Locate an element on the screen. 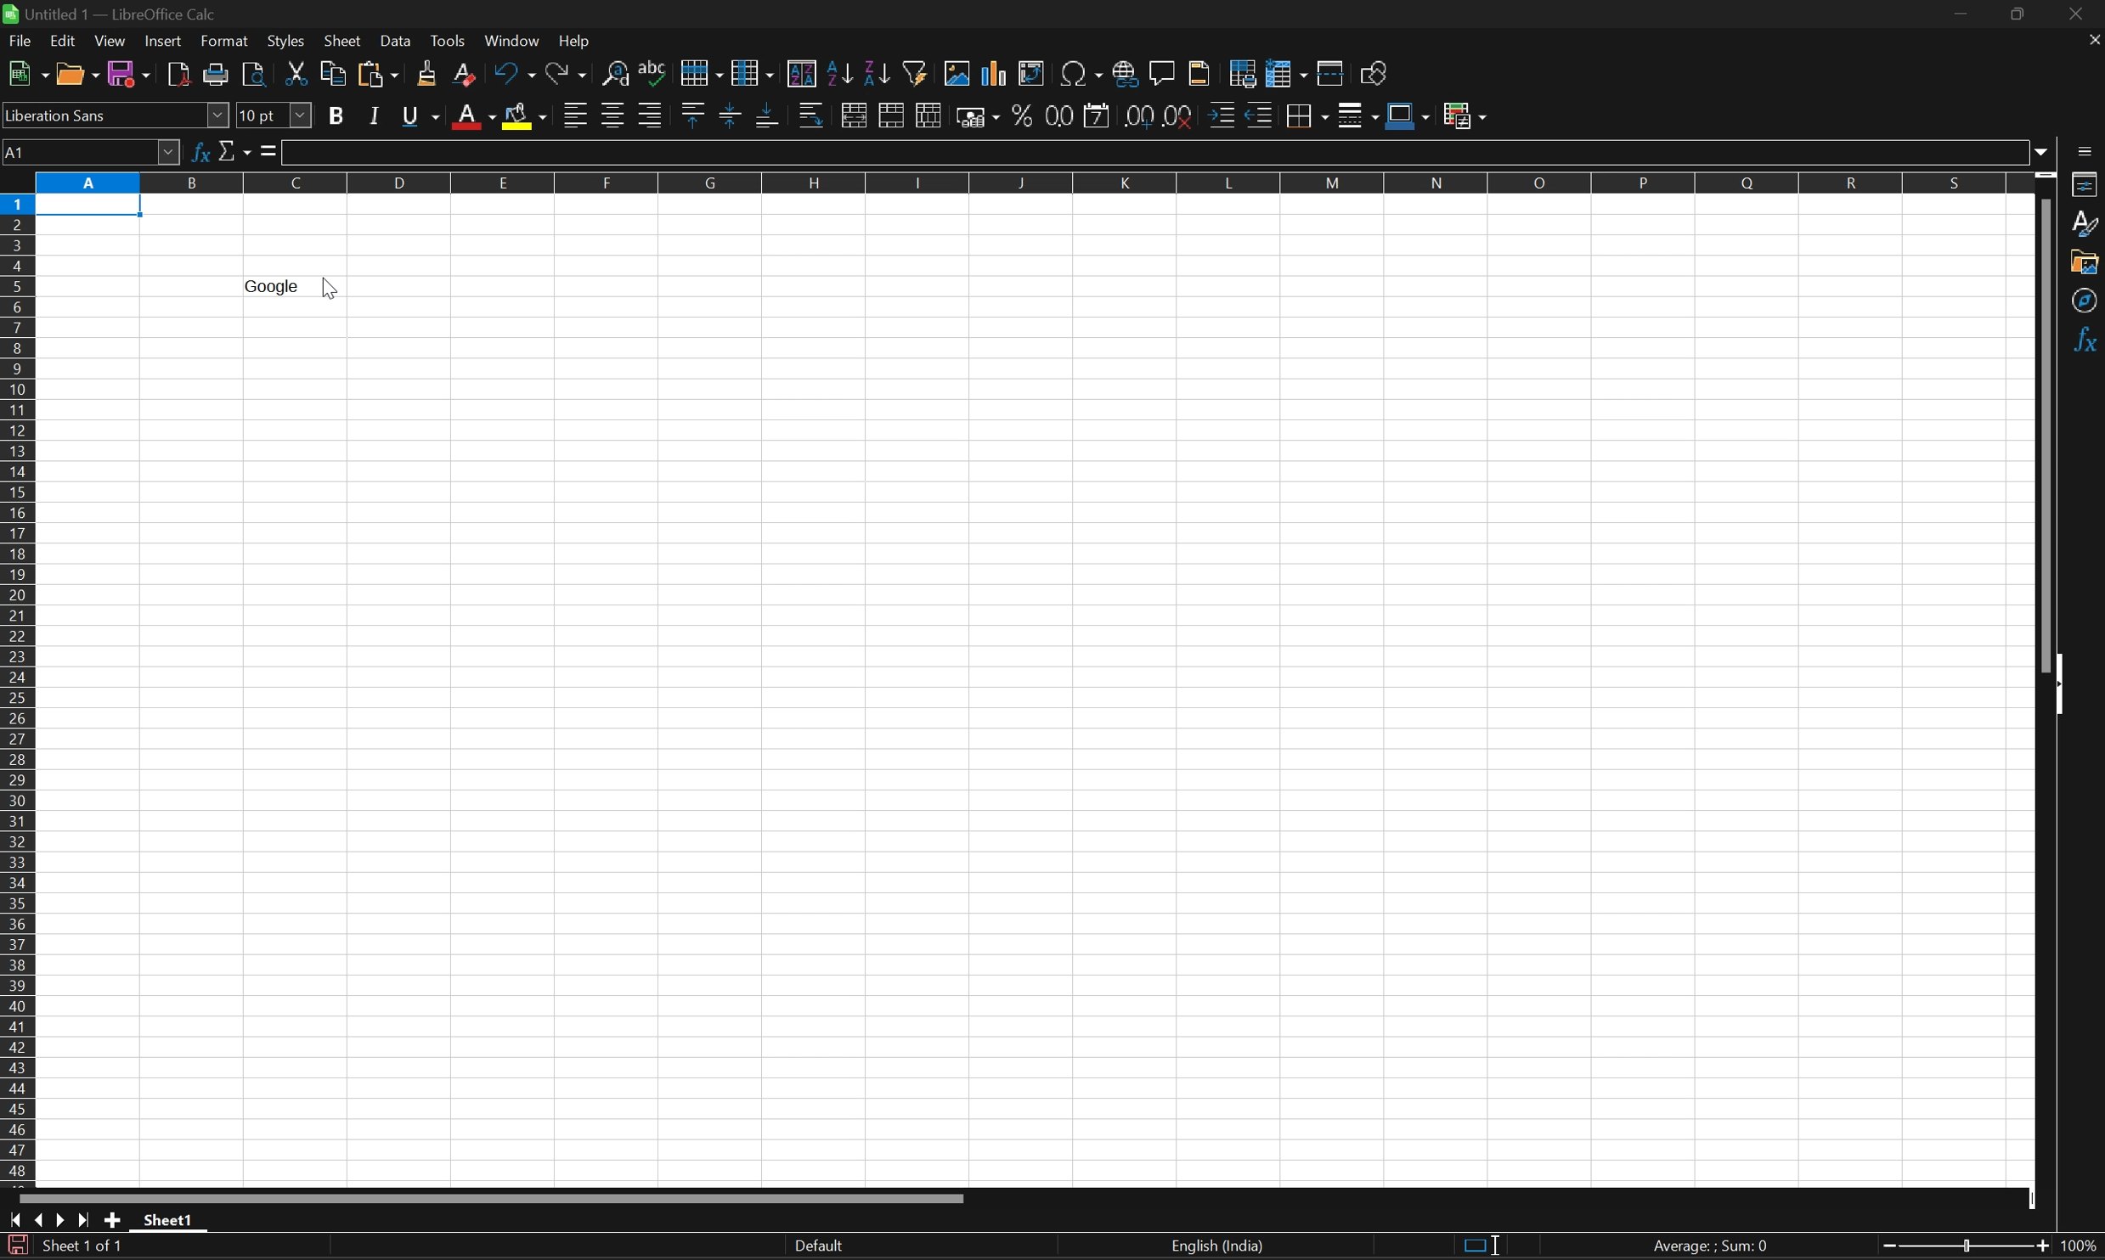 This screenshot has height=1260, width=2105. Border style is located at coordinates (1360, 115).